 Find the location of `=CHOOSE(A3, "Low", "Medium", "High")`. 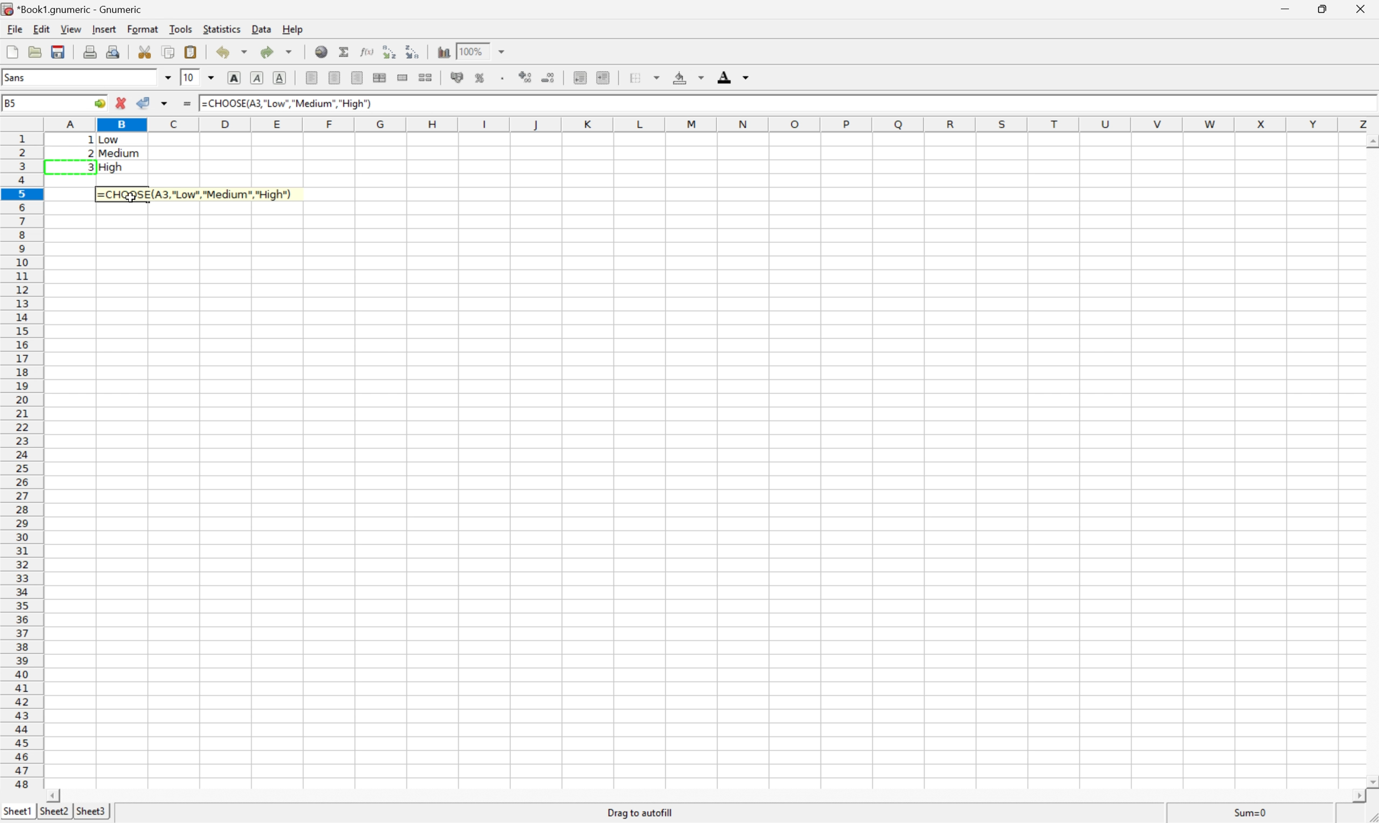

=CHOOSE(A3, "Low", "Medium", "High") is located at coordinates (286, 103).